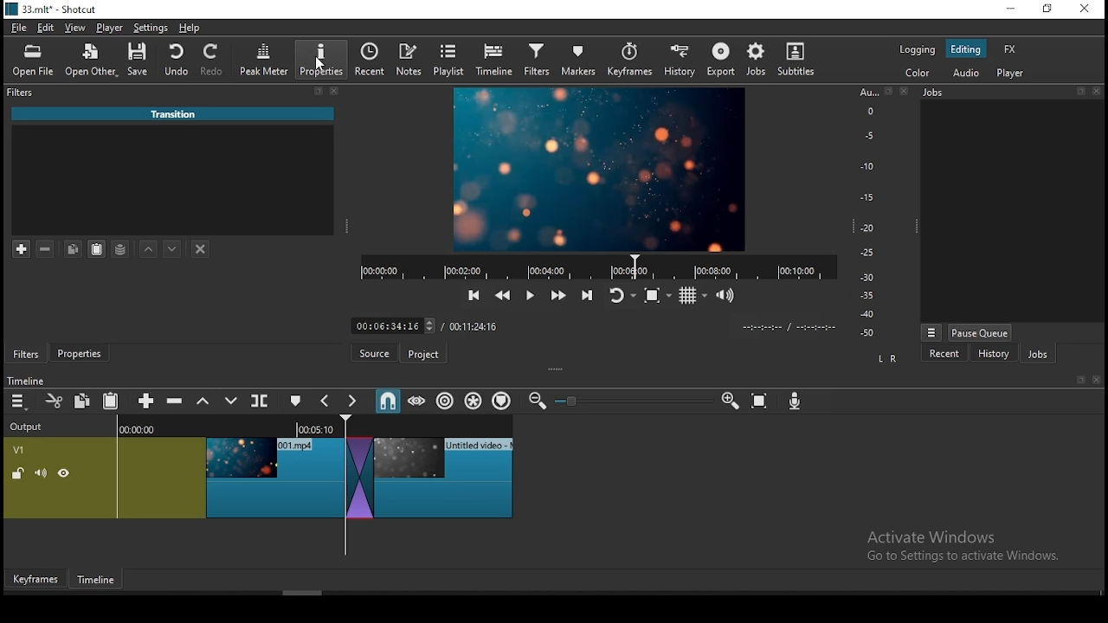  I want to click on , so click(1079, 381).